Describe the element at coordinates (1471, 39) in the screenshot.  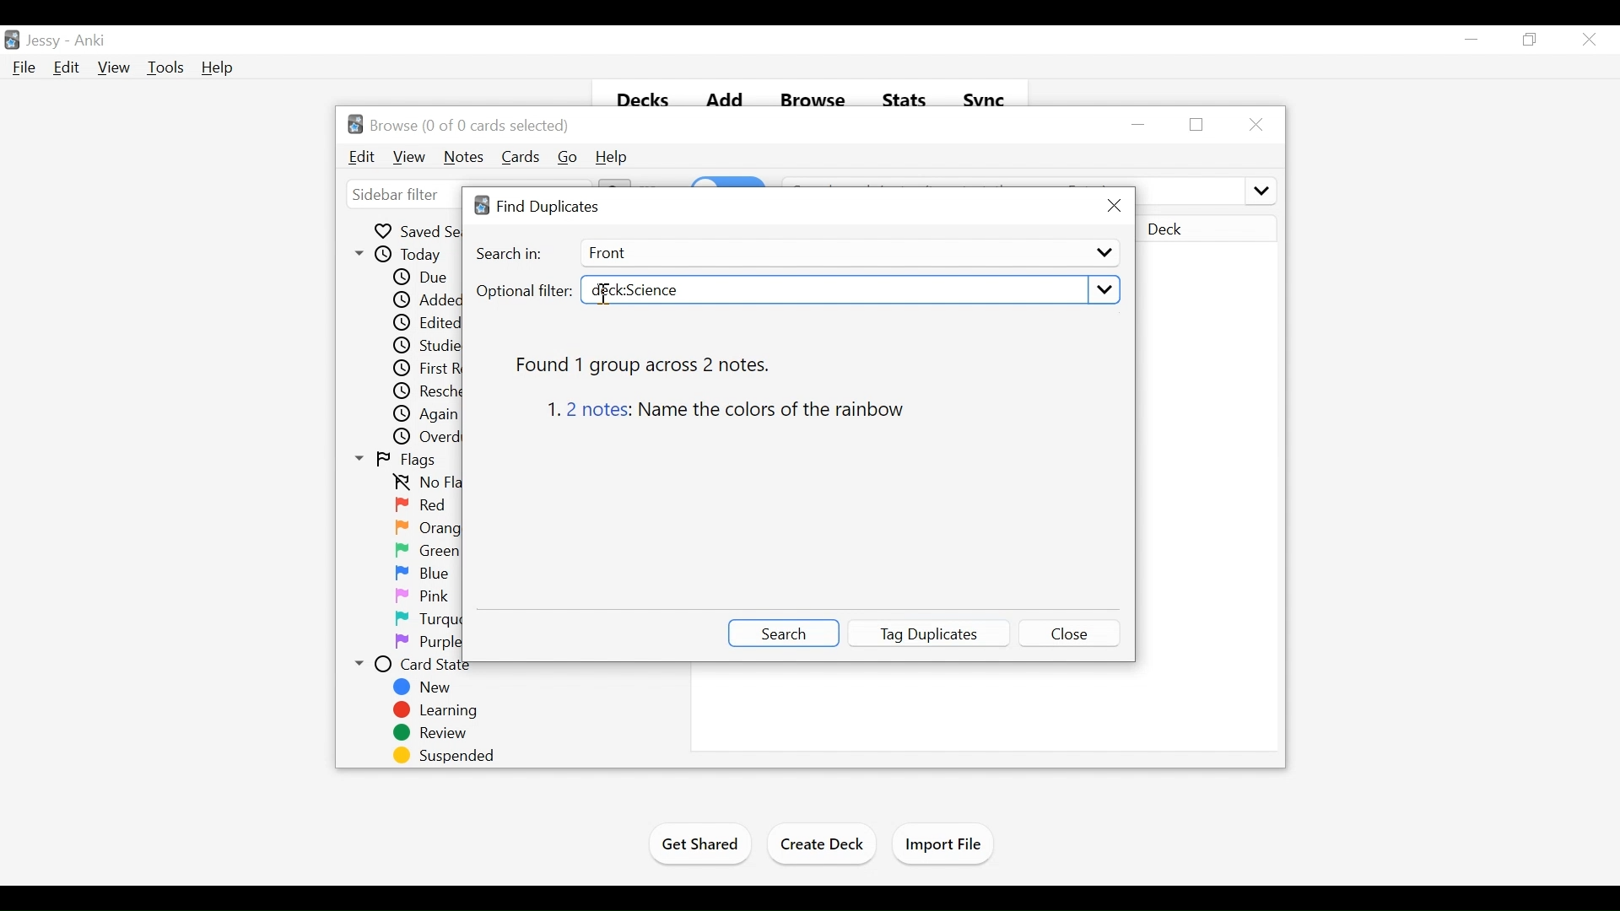
I see `minimize` at that location.